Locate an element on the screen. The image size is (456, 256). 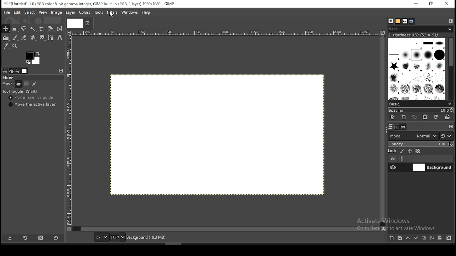
move tool is located at coordinates (6, 28).